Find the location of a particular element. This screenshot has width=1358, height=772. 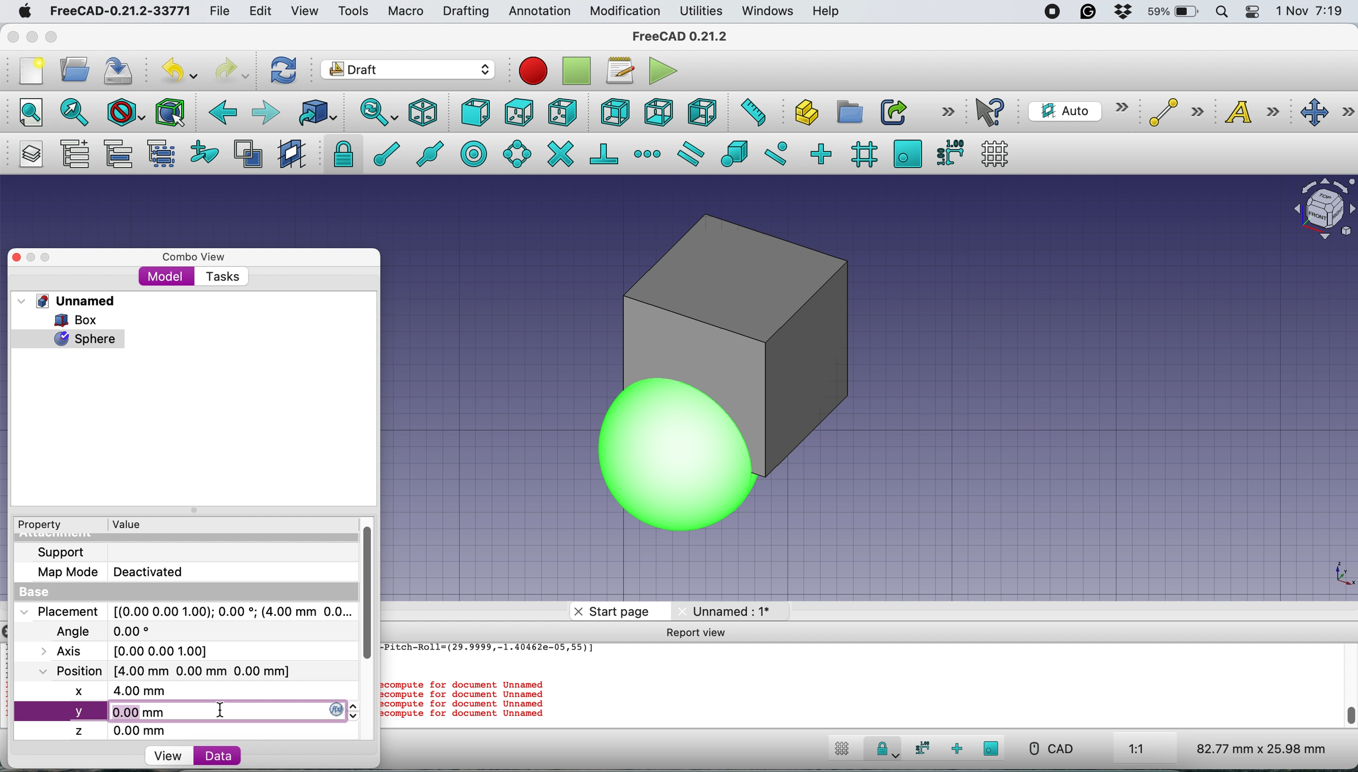

minimise is located at coordinates (31, 37).